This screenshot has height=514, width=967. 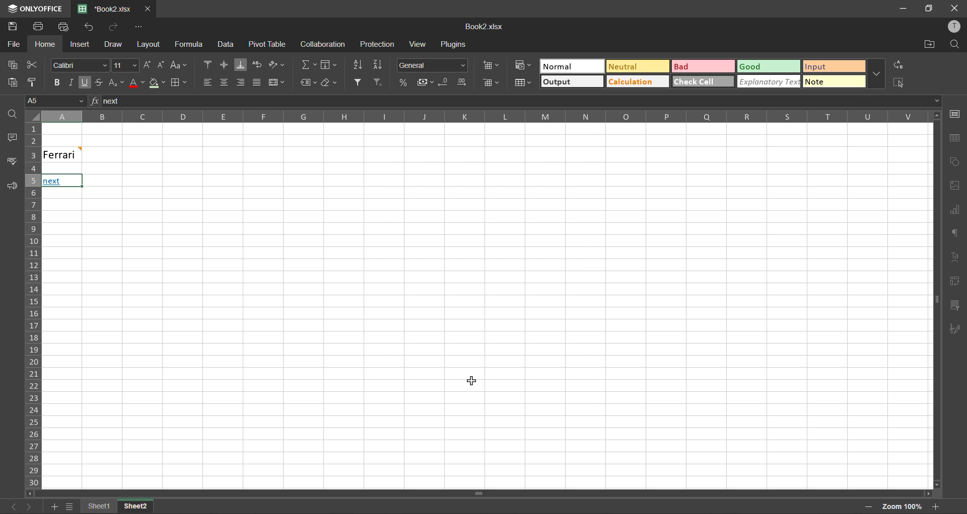 What do you see at coordinates (831, 66) in the screenshot?
I see `input` at bounding box center [831, 66].